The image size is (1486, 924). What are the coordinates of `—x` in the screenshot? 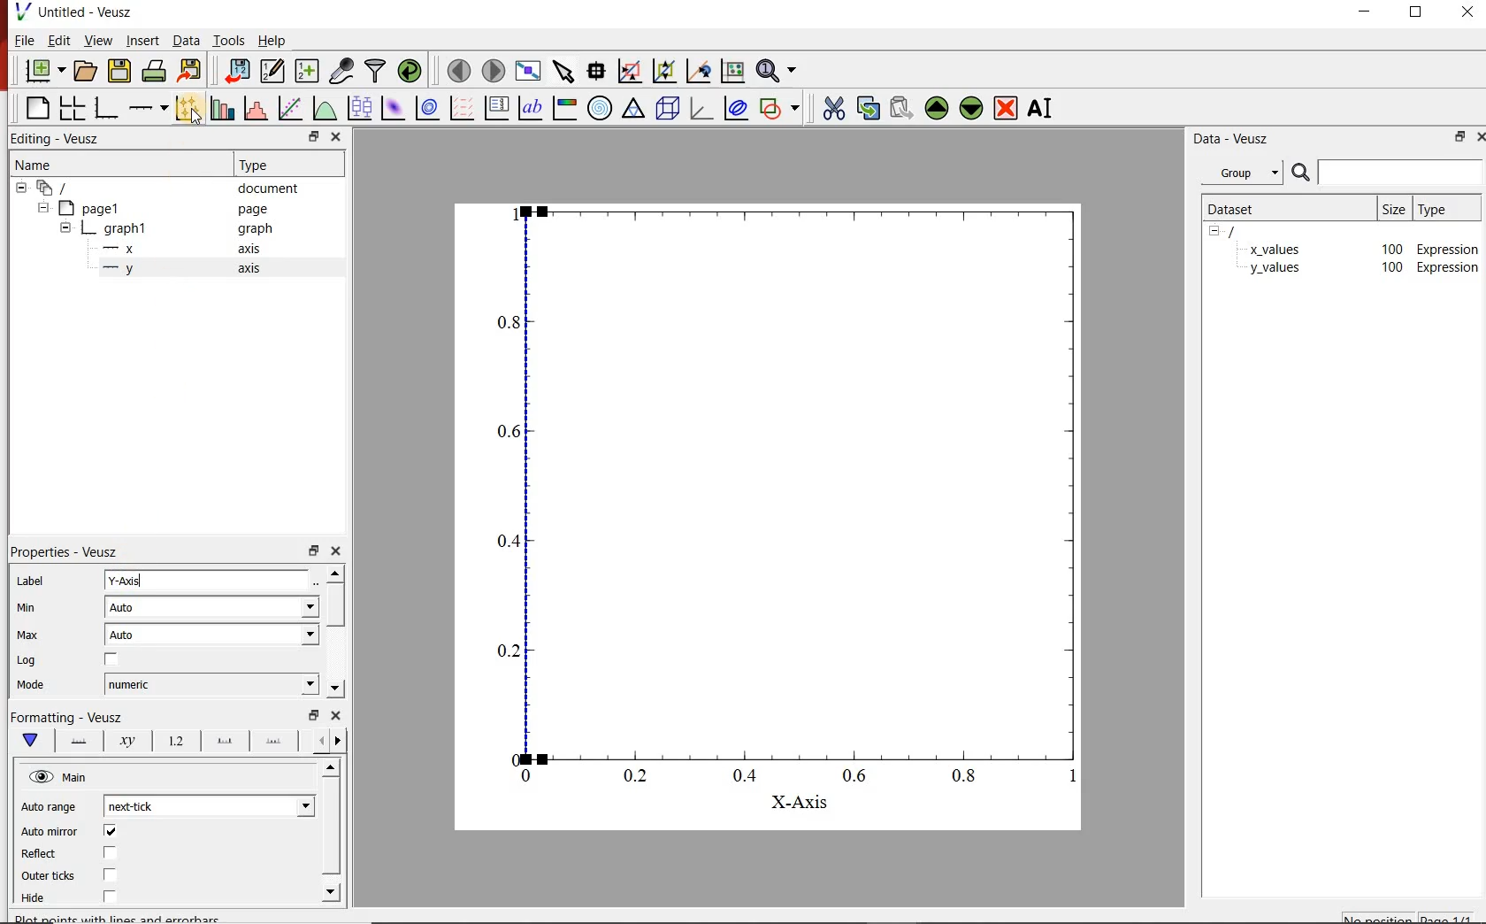 It's located at (123, 247).